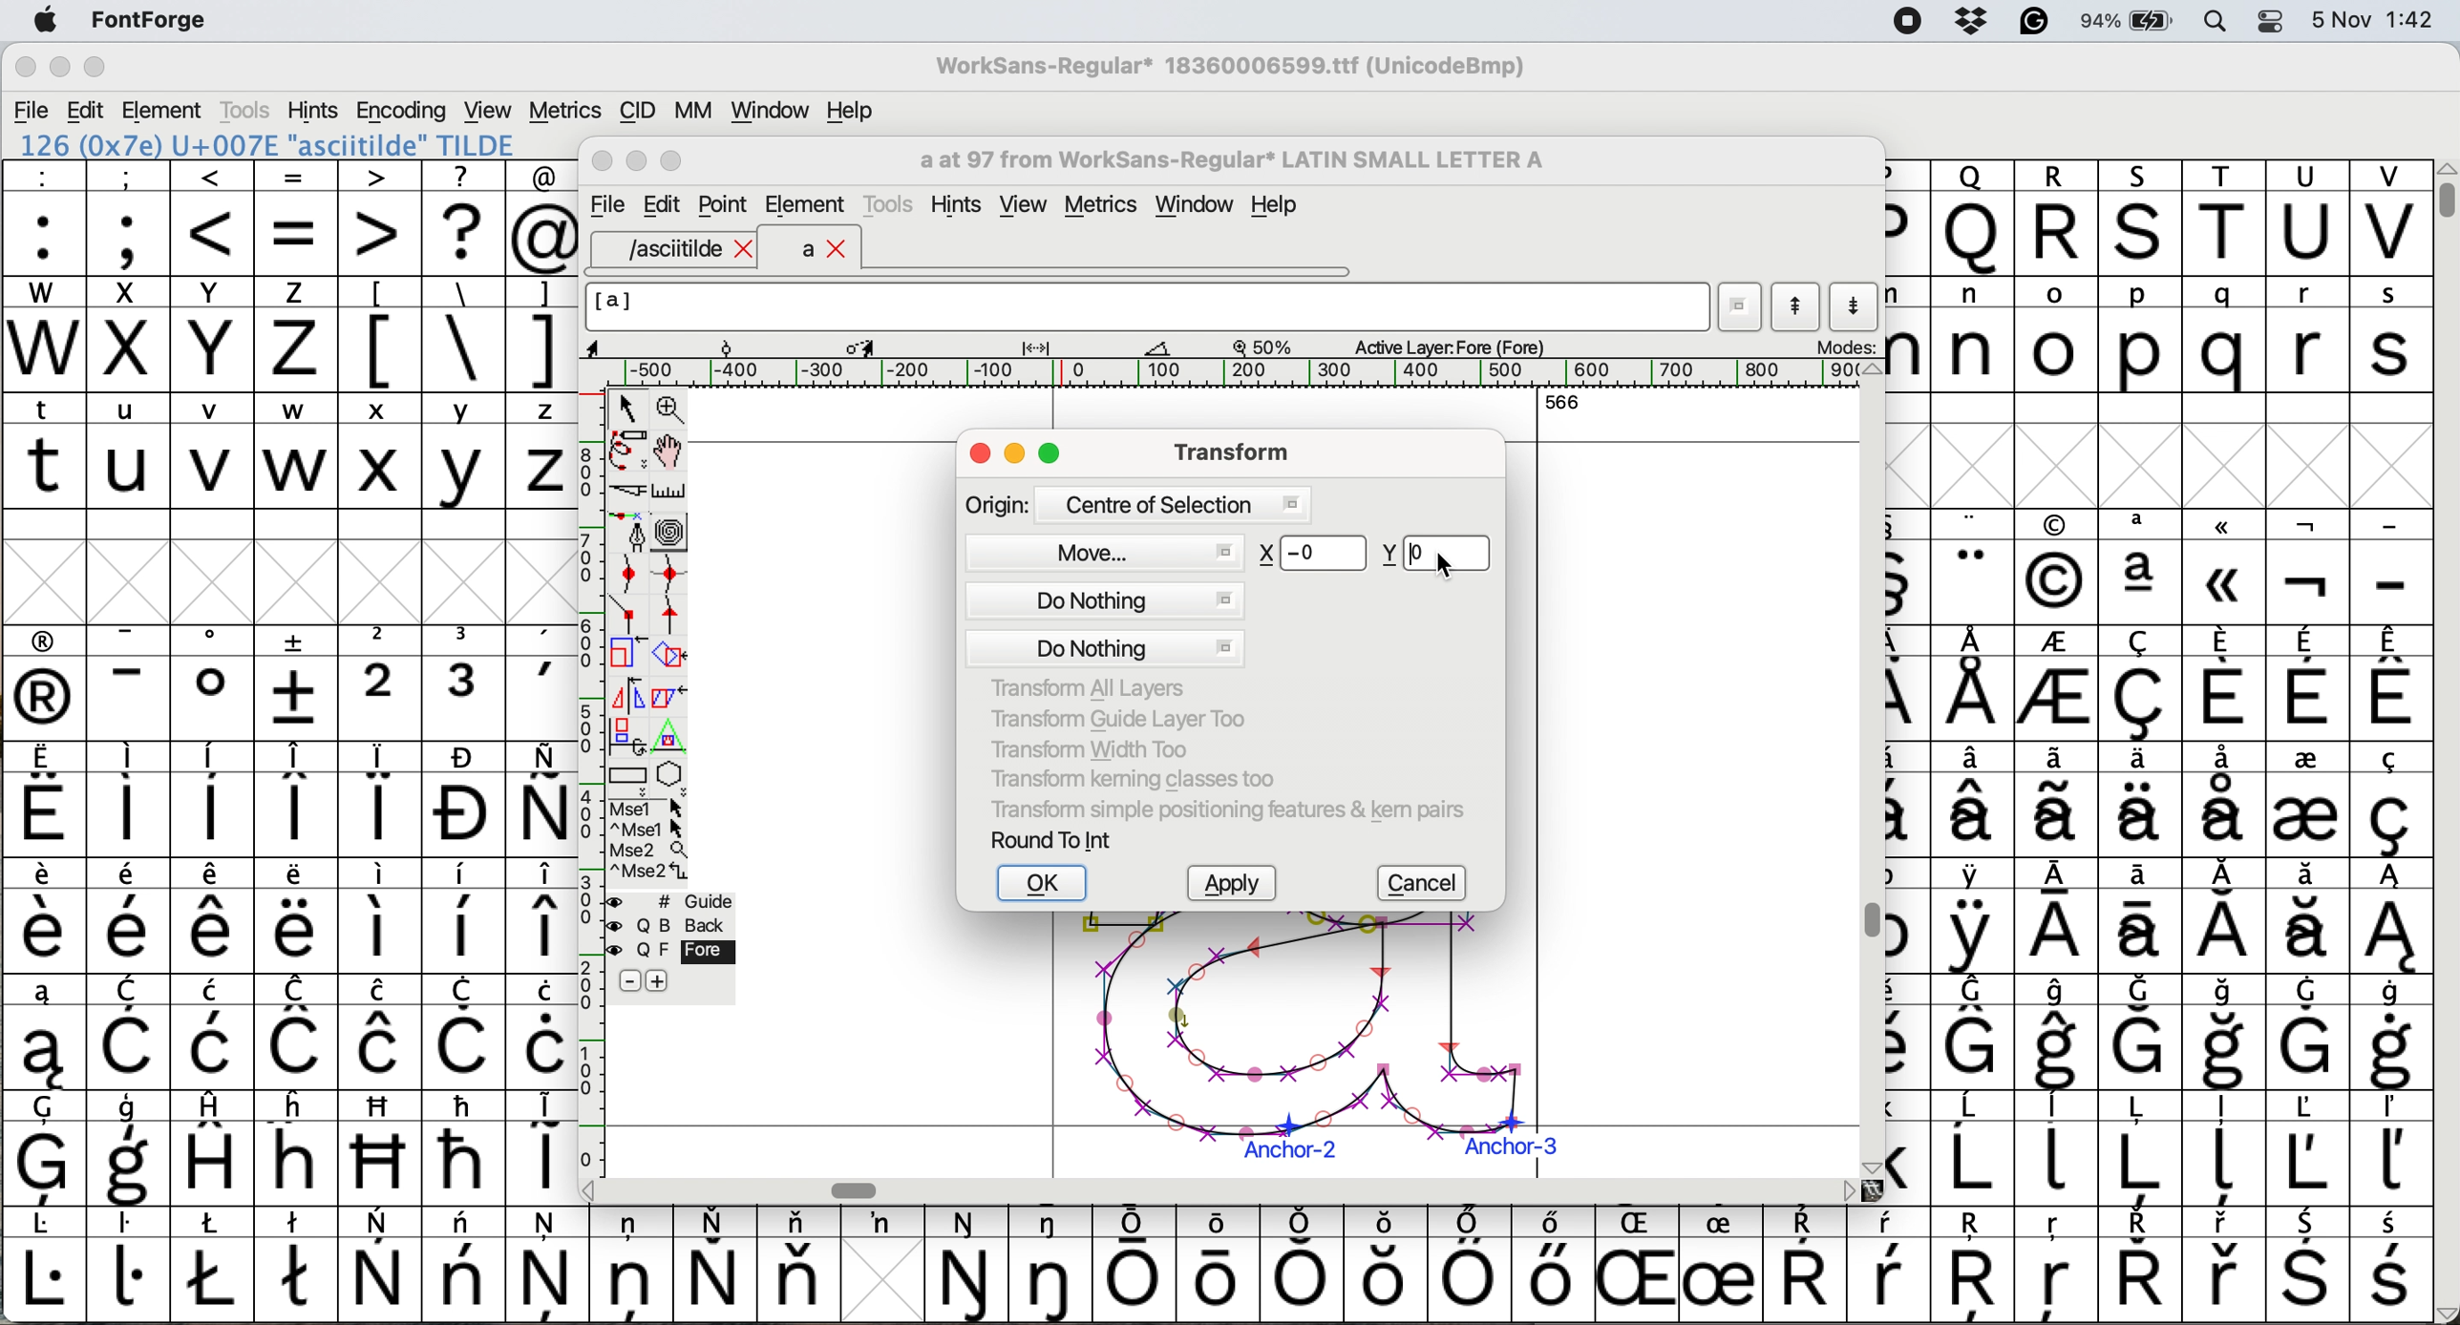 This screenshot has width=2460, height=1325. What do you see at coordinates (2229, 1150) in the screenshot?
I see `symbol` at bounding box center [2229, 1150].